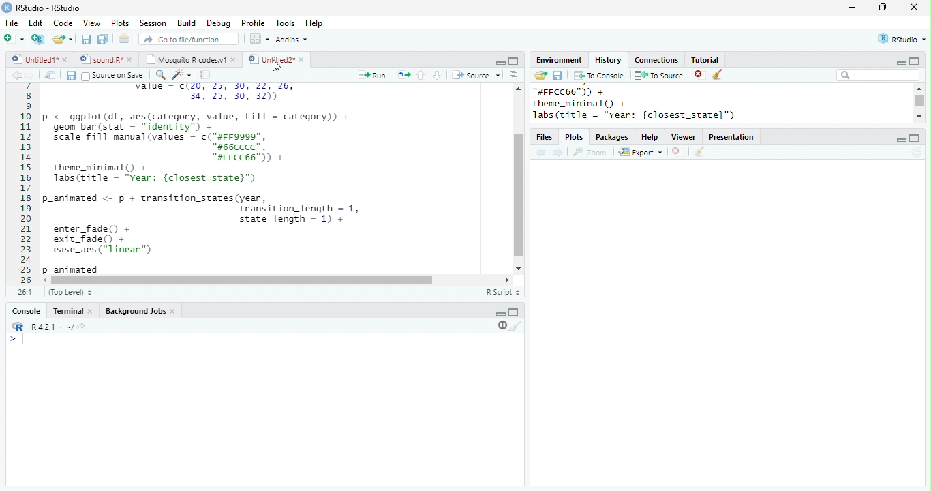 The image size is (931, 491). I want to click on Viewer, so click(684, 137).